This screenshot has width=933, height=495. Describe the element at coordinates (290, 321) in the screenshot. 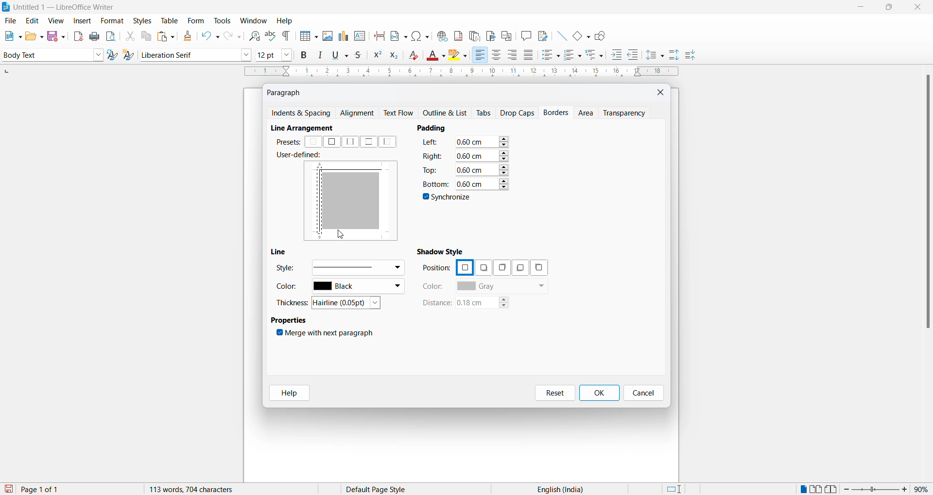

I see `properties options` at that location.